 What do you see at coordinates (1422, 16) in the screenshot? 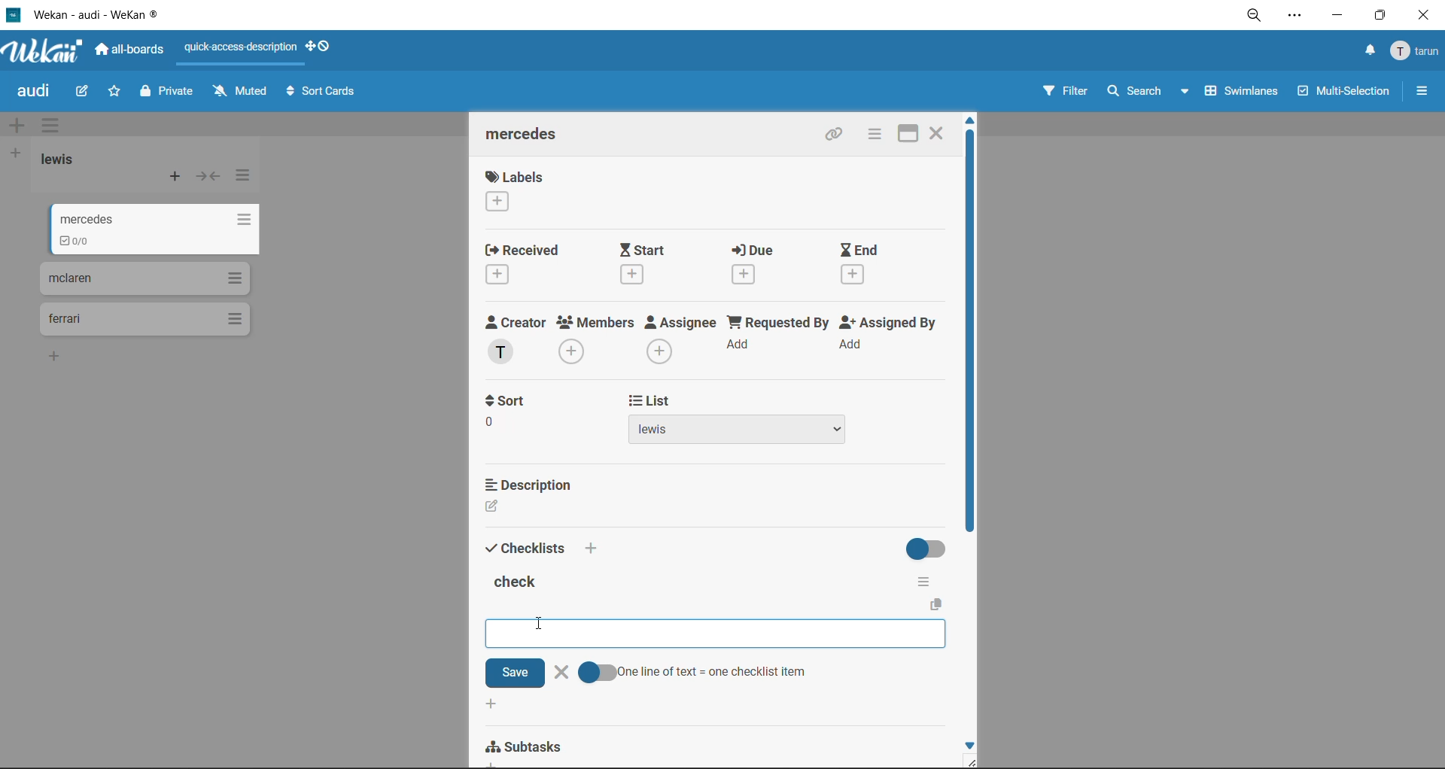
I see `close` at bounding box center [1422, 16].